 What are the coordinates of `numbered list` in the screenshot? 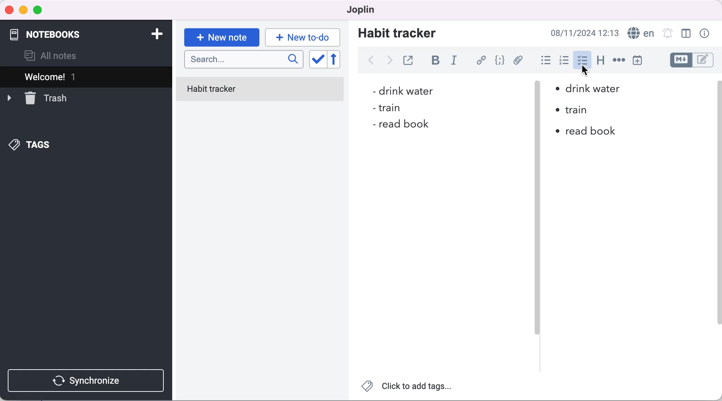 It's located at (566, 61).